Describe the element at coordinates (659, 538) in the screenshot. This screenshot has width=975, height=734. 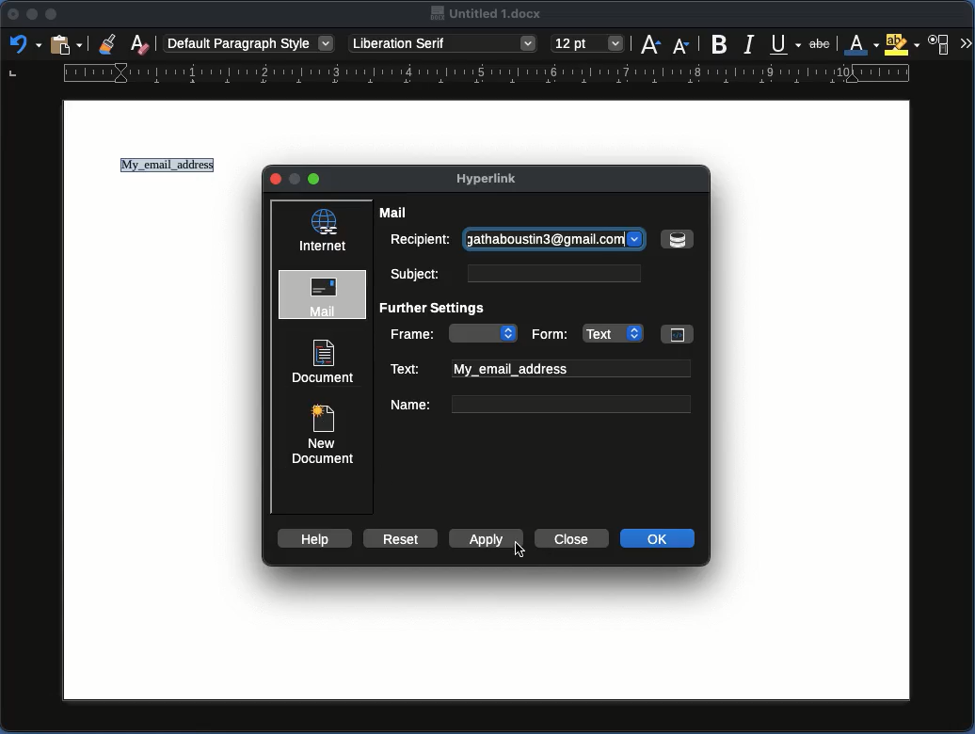
I see `OK` at that location.